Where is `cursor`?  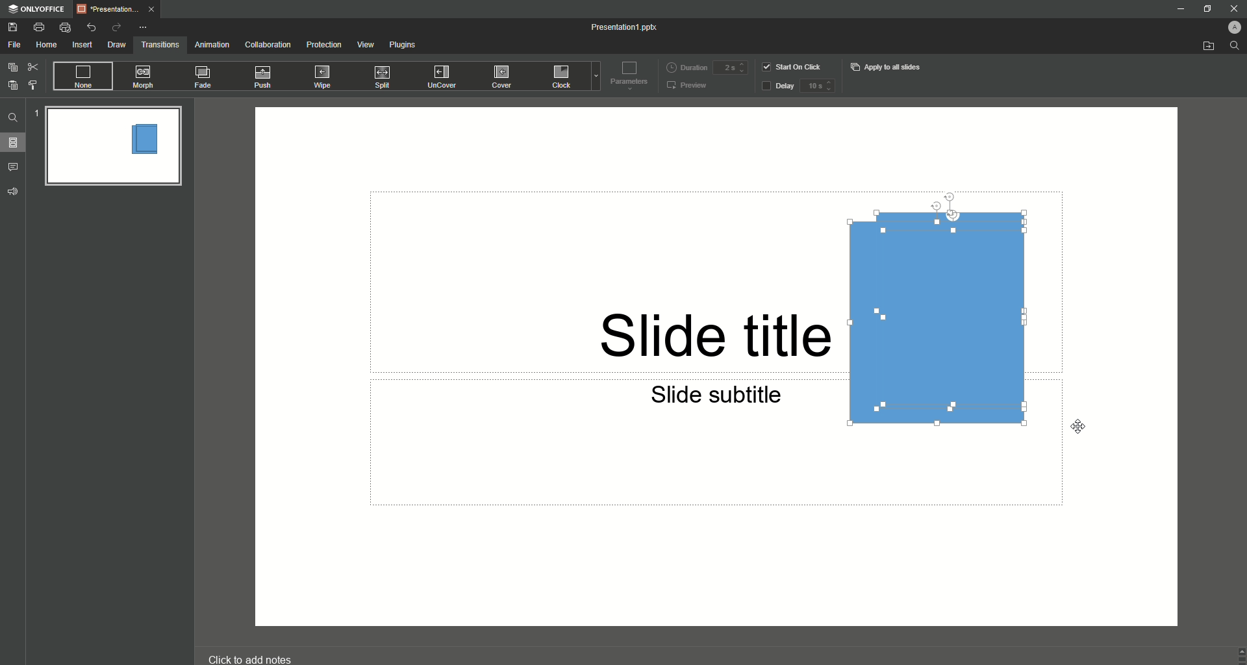 cursor is located at coordinates (1081, 427).